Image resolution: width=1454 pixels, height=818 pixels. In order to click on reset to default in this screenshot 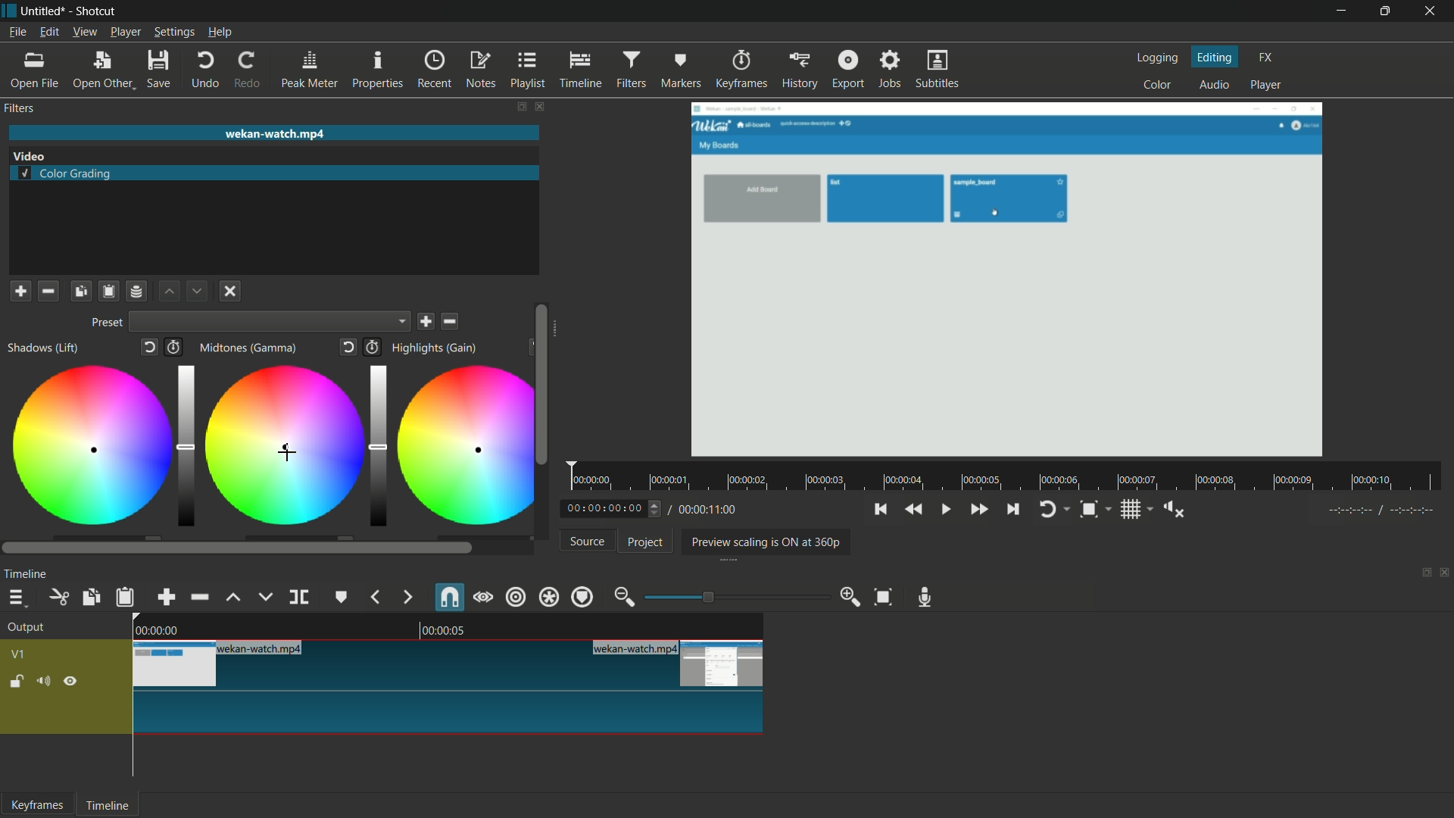, I will do `click(148, 346)`.